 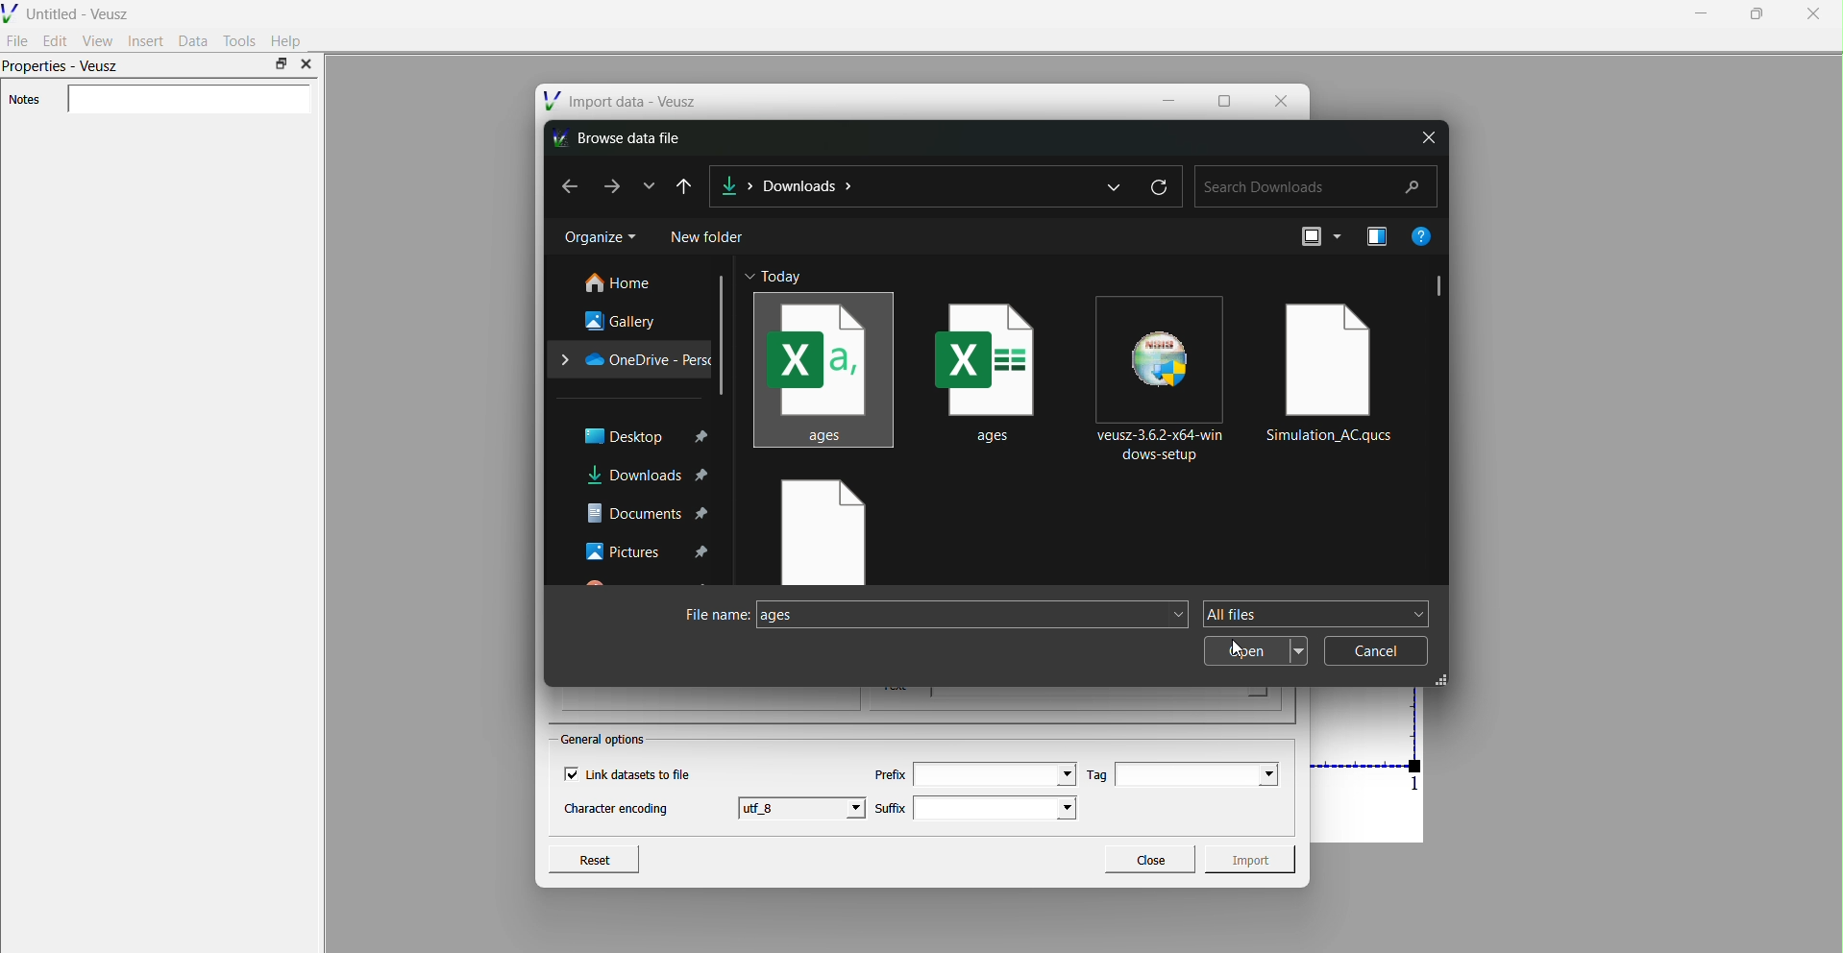 I want to click on Character encoding, so click(x=617, y=810).